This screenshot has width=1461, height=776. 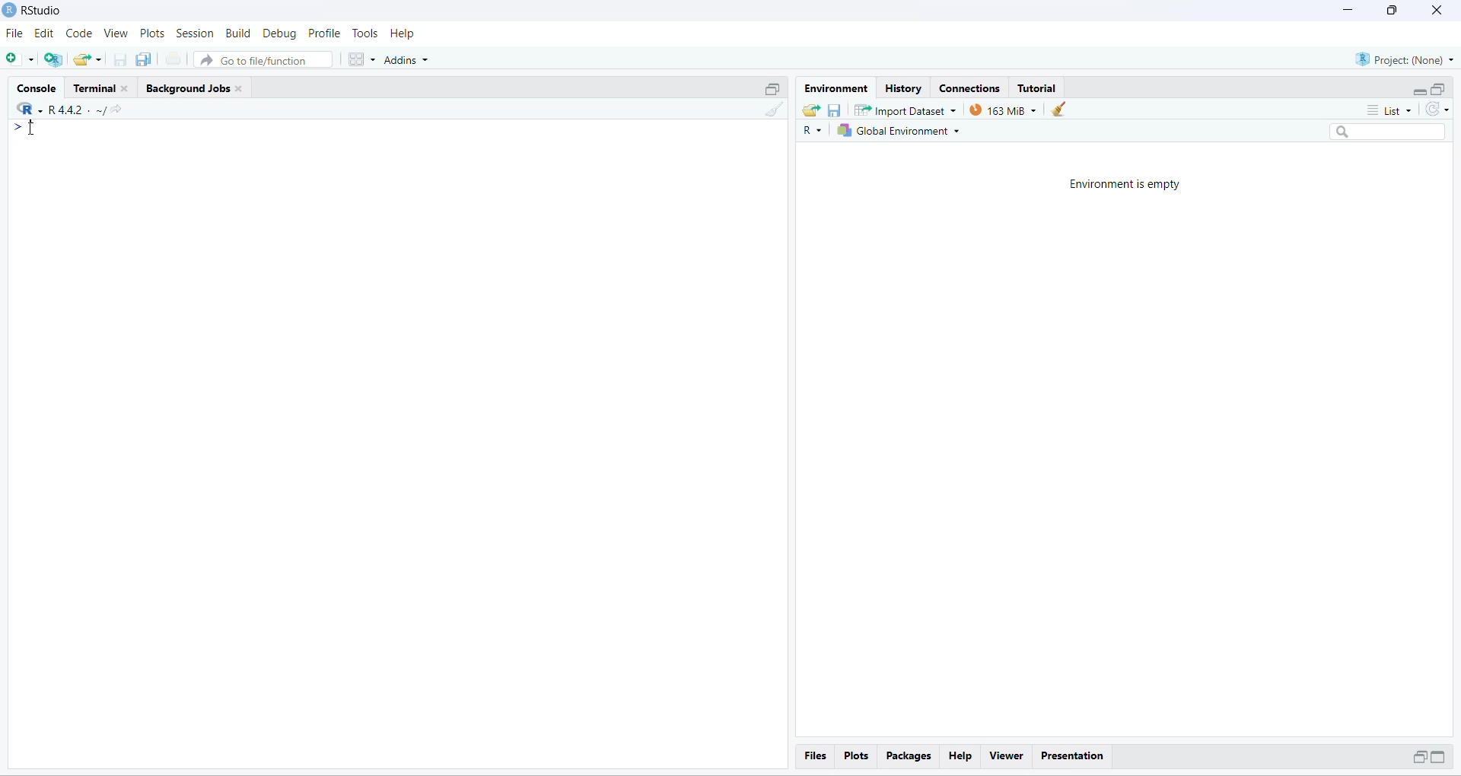 What do you see at coordinates (1003, 110) in the screenshot?
I see `163 MB` at bounding box center [1003, 110].